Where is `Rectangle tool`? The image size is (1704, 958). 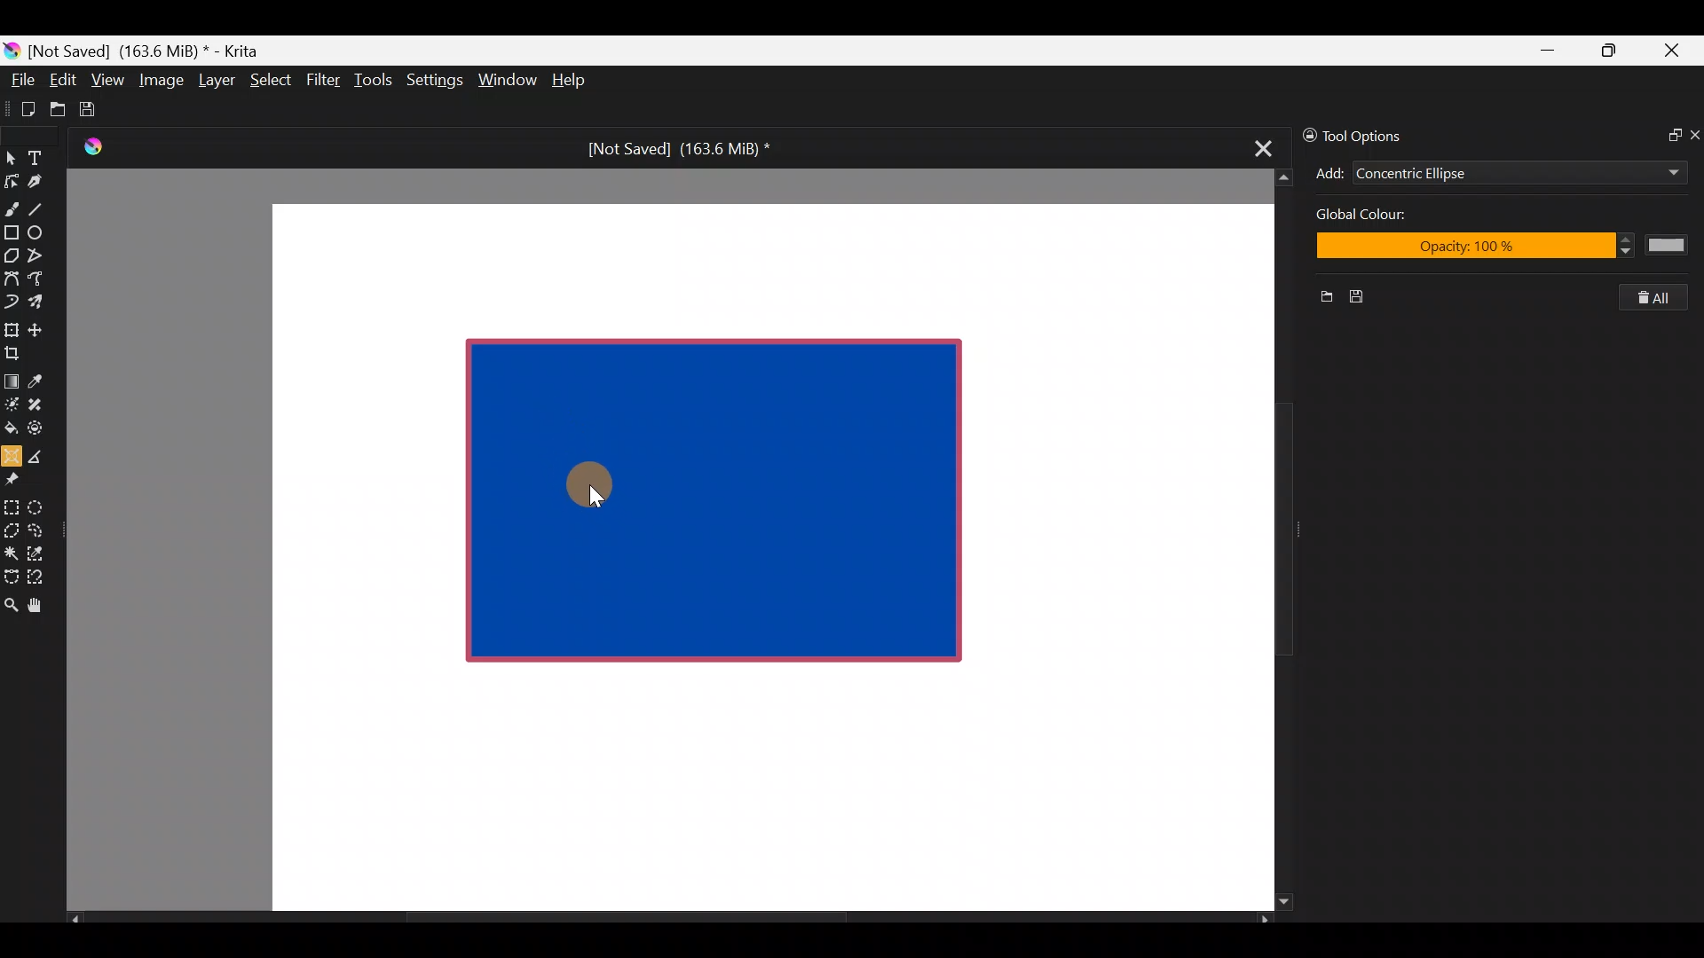
Rectangle tool is located at coordinates (12, 234).